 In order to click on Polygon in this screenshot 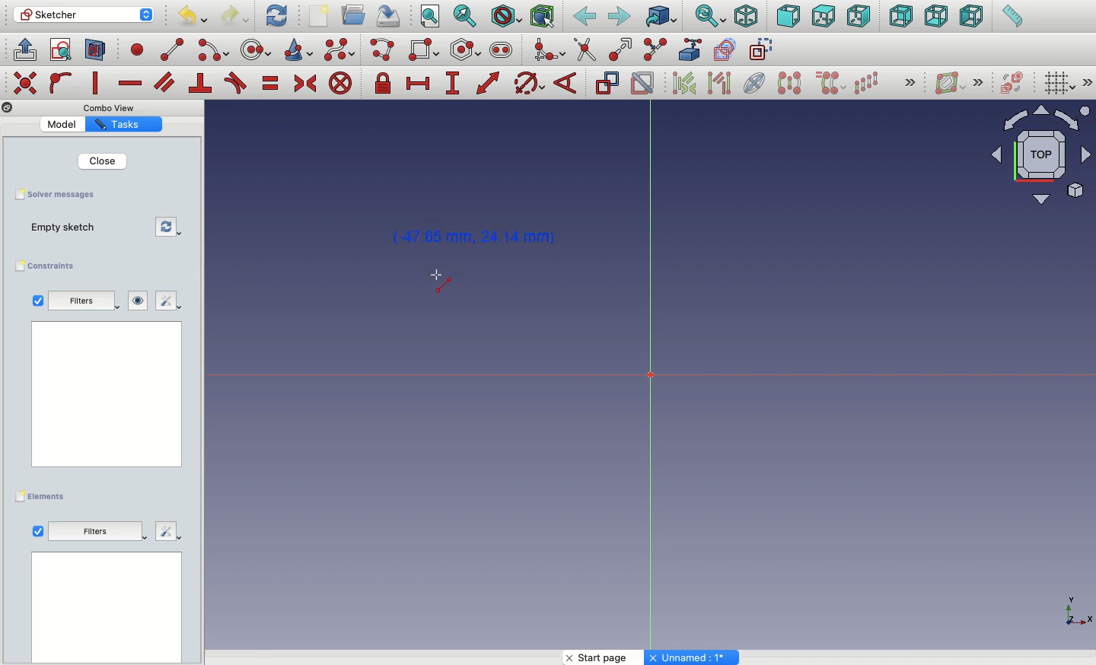, I will do `click(467, 50)`.